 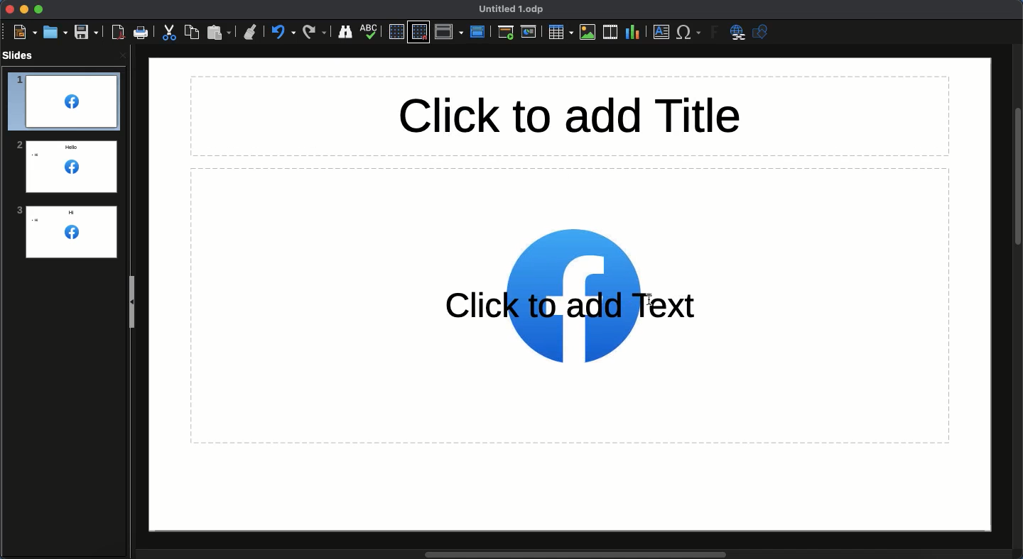 What do you see at coordinates (53, 33) in the screenshot?
I see `Open` at bounding box center [53, 33].